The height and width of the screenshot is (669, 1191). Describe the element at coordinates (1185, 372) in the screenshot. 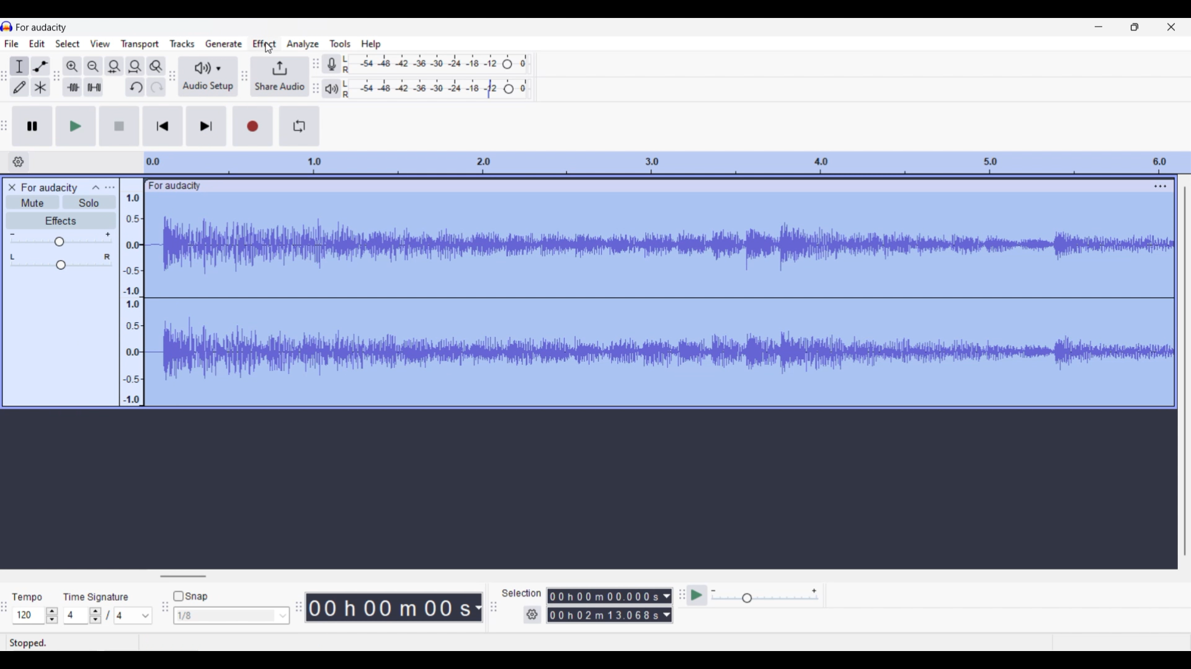

I see `Vertical slide bar` at that location.